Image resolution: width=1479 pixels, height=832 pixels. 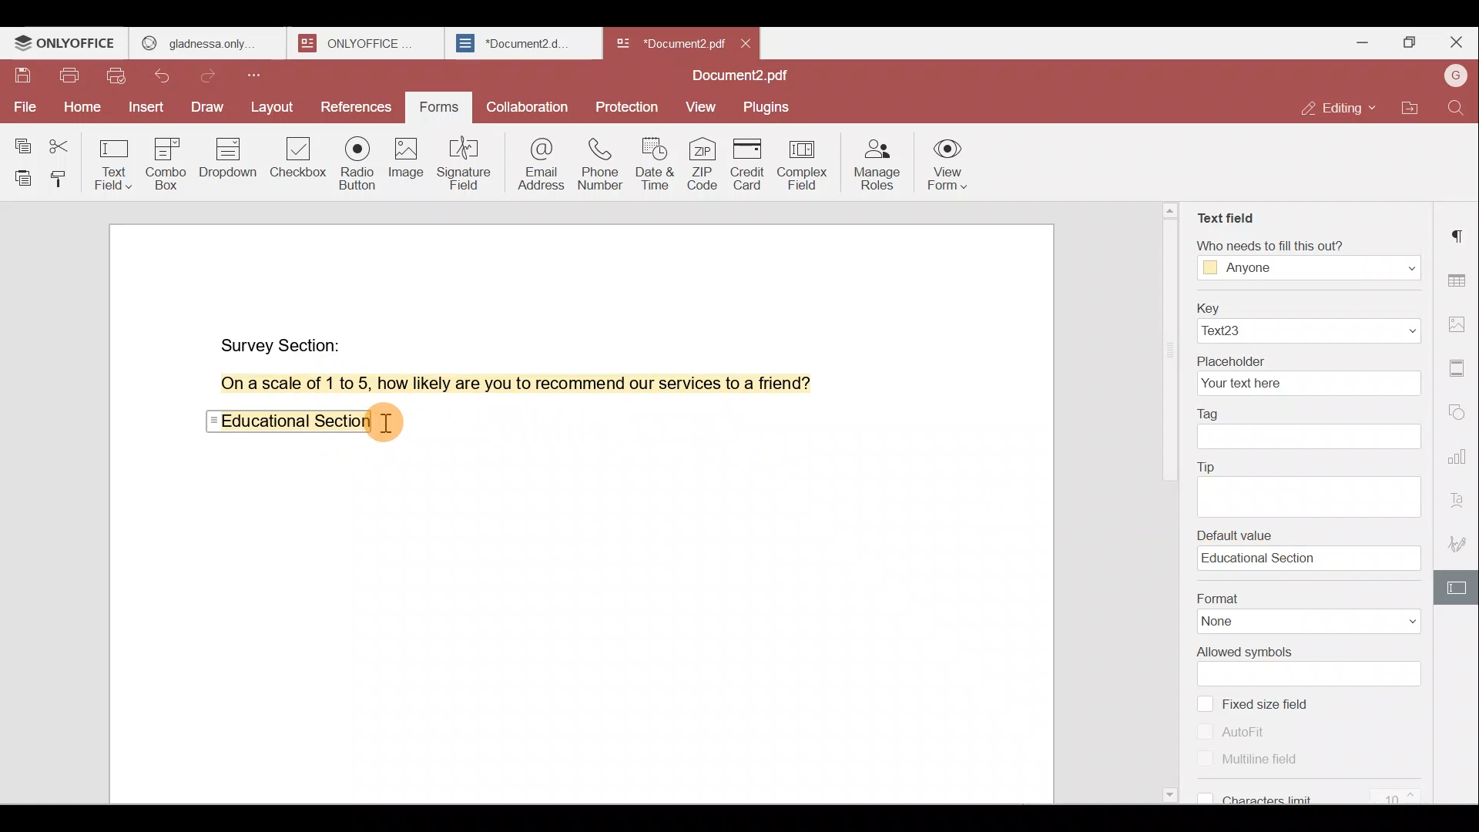 I want to click on Educational Section, so click(x=290, y=424).